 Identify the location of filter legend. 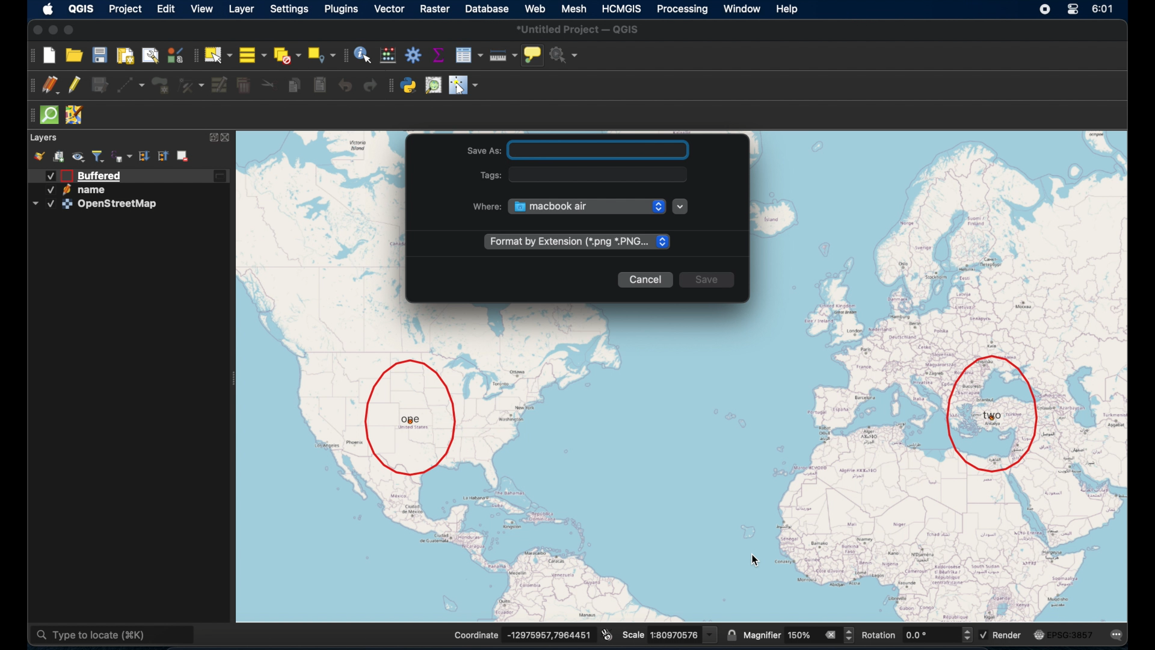
(100, 155).